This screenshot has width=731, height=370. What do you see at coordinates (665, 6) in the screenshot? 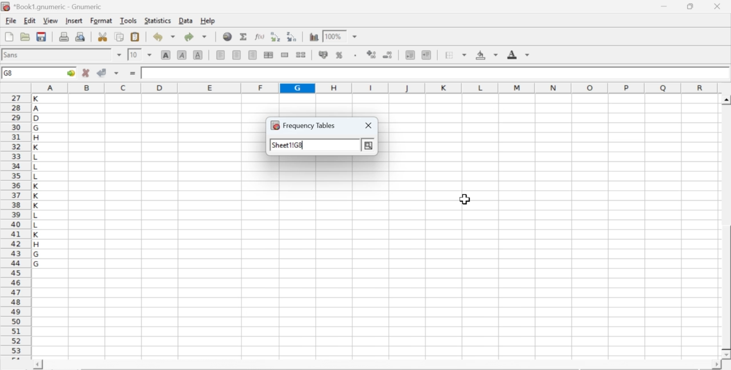
I see `minimize` at bounding box center [665, 6].